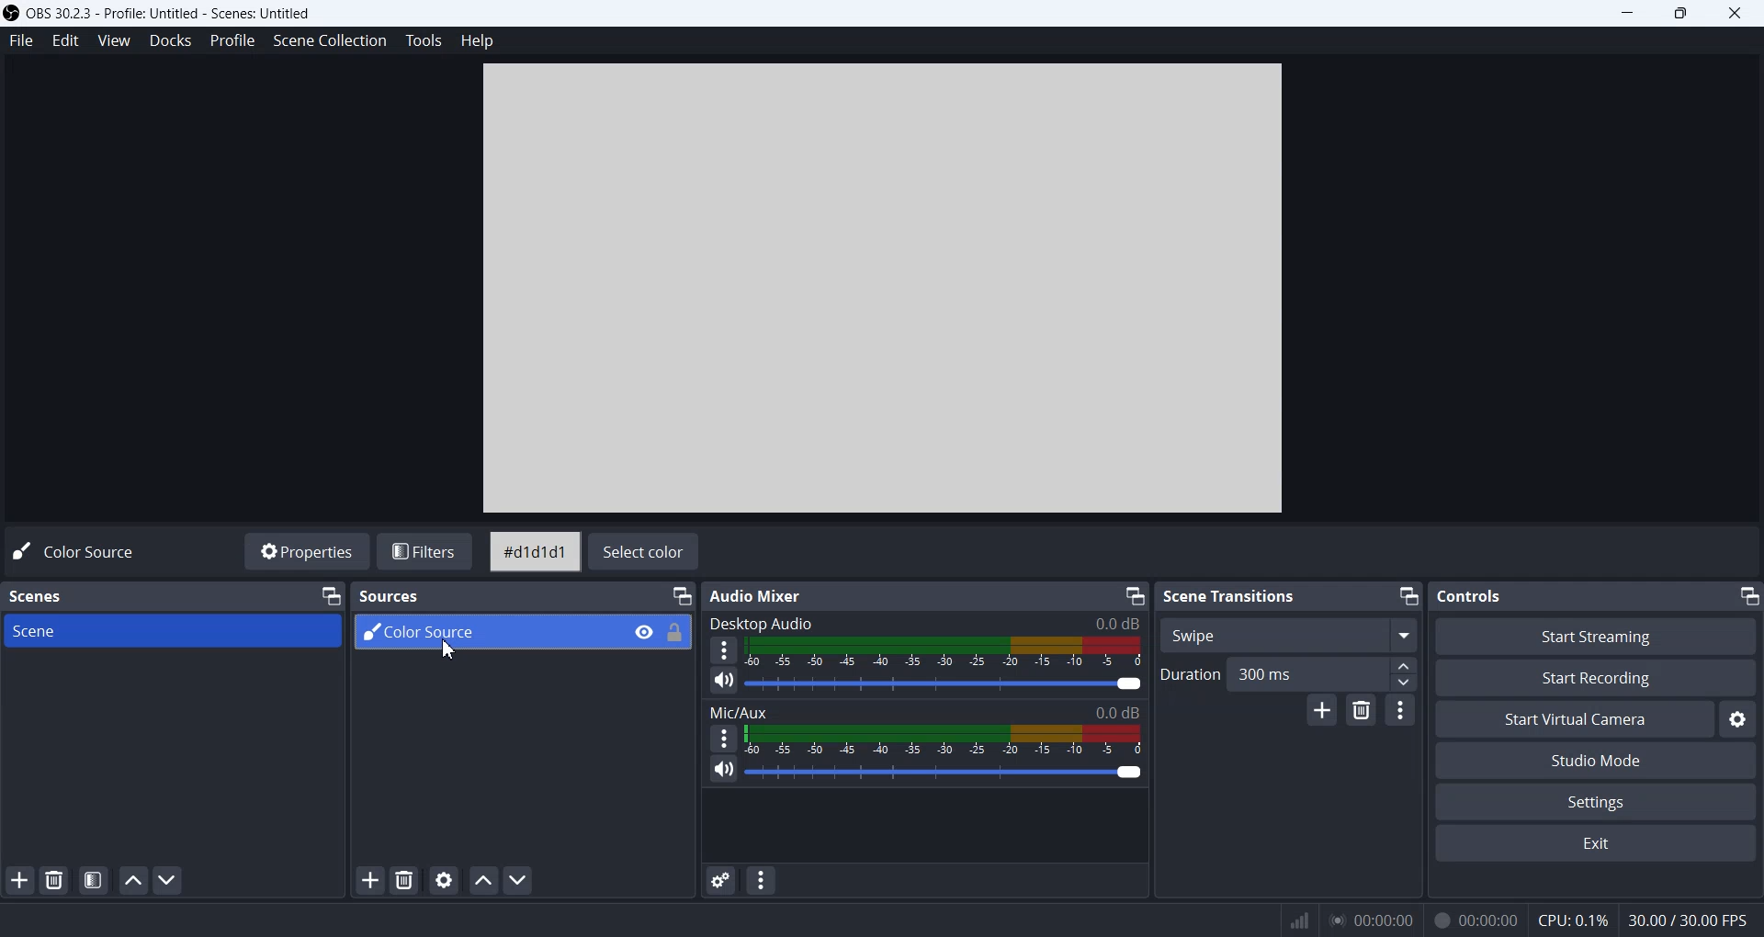  Describe the element at coordinates (926, 620) in the screenshot. I see `Desktop Audio 0.0 dB` at that location.